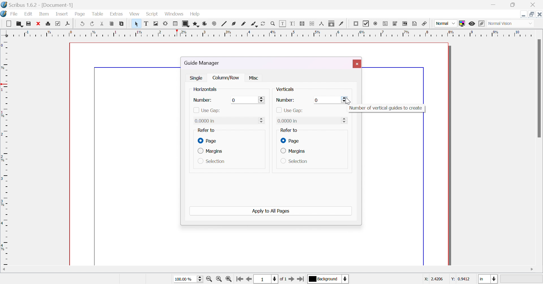 Image resolution: width=543 pixels, height=284 pixels. I want to click on selection, so click(212, 162).